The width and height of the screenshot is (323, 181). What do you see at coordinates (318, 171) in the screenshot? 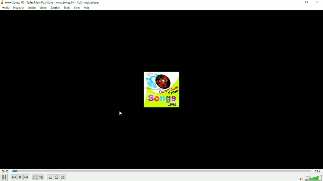
I see `Total duration` at bounding box center [318, 171].